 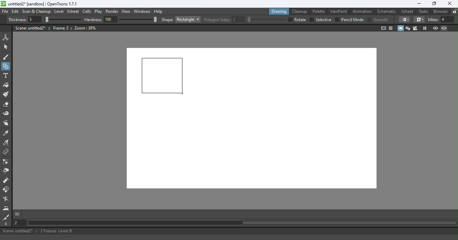 What do you see at coordinates (6, 217) in the screenshot?
I see `Cutter tool` at bounding box center [6, 217].